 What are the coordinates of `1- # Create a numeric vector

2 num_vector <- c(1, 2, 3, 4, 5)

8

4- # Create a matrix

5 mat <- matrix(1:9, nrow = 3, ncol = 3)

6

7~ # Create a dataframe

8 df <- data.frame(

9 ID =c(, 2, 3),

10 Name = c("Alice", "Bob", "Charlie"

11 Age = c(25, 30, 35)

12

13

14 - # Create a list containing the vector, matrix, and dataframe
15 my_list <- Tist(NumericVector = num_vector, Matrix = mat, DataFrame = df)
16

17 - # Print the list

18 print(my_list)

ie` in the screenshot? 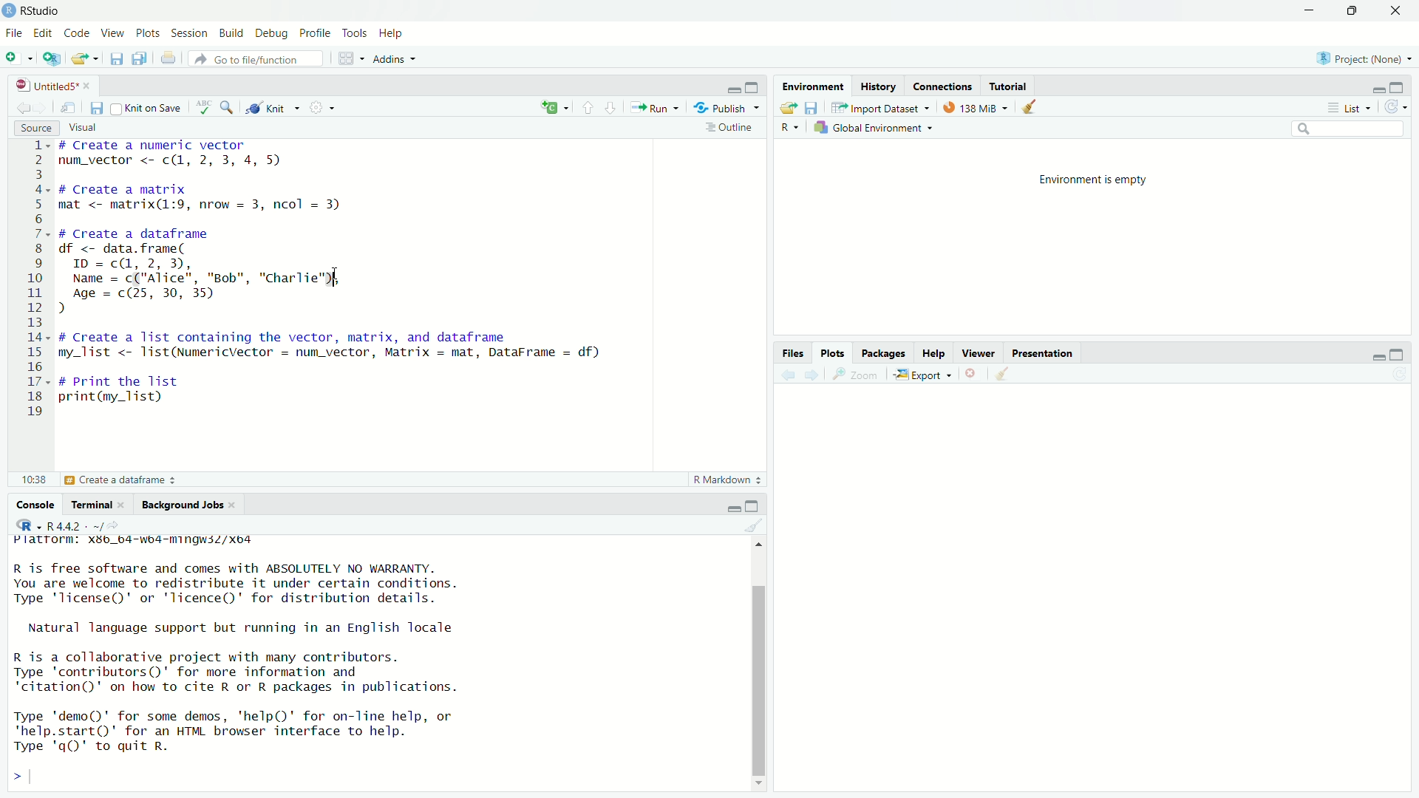 It's located at (316, 279).